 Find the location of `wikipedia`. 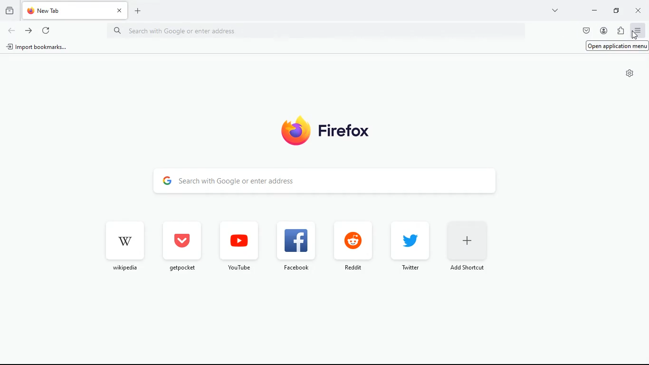

wikipedia is located at coordinates (126, 250).